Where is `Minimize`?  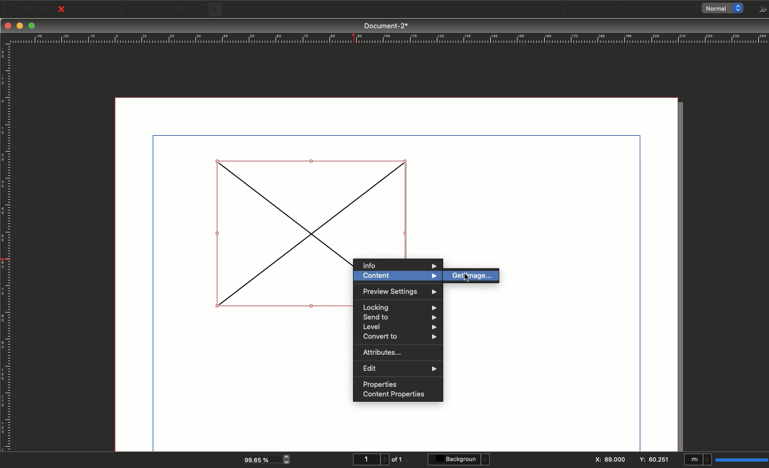
Minimize is located at coordinates (21, 26).